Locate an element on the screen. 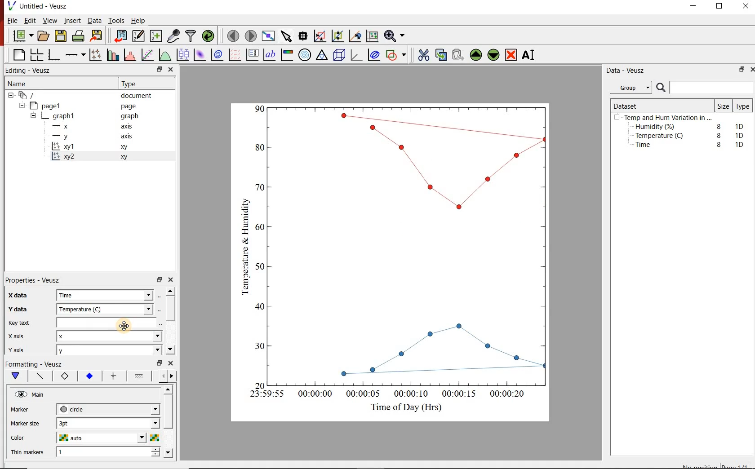 The width and height of the screenshot is (755, 469). Data is located at coordinates (93, 21).